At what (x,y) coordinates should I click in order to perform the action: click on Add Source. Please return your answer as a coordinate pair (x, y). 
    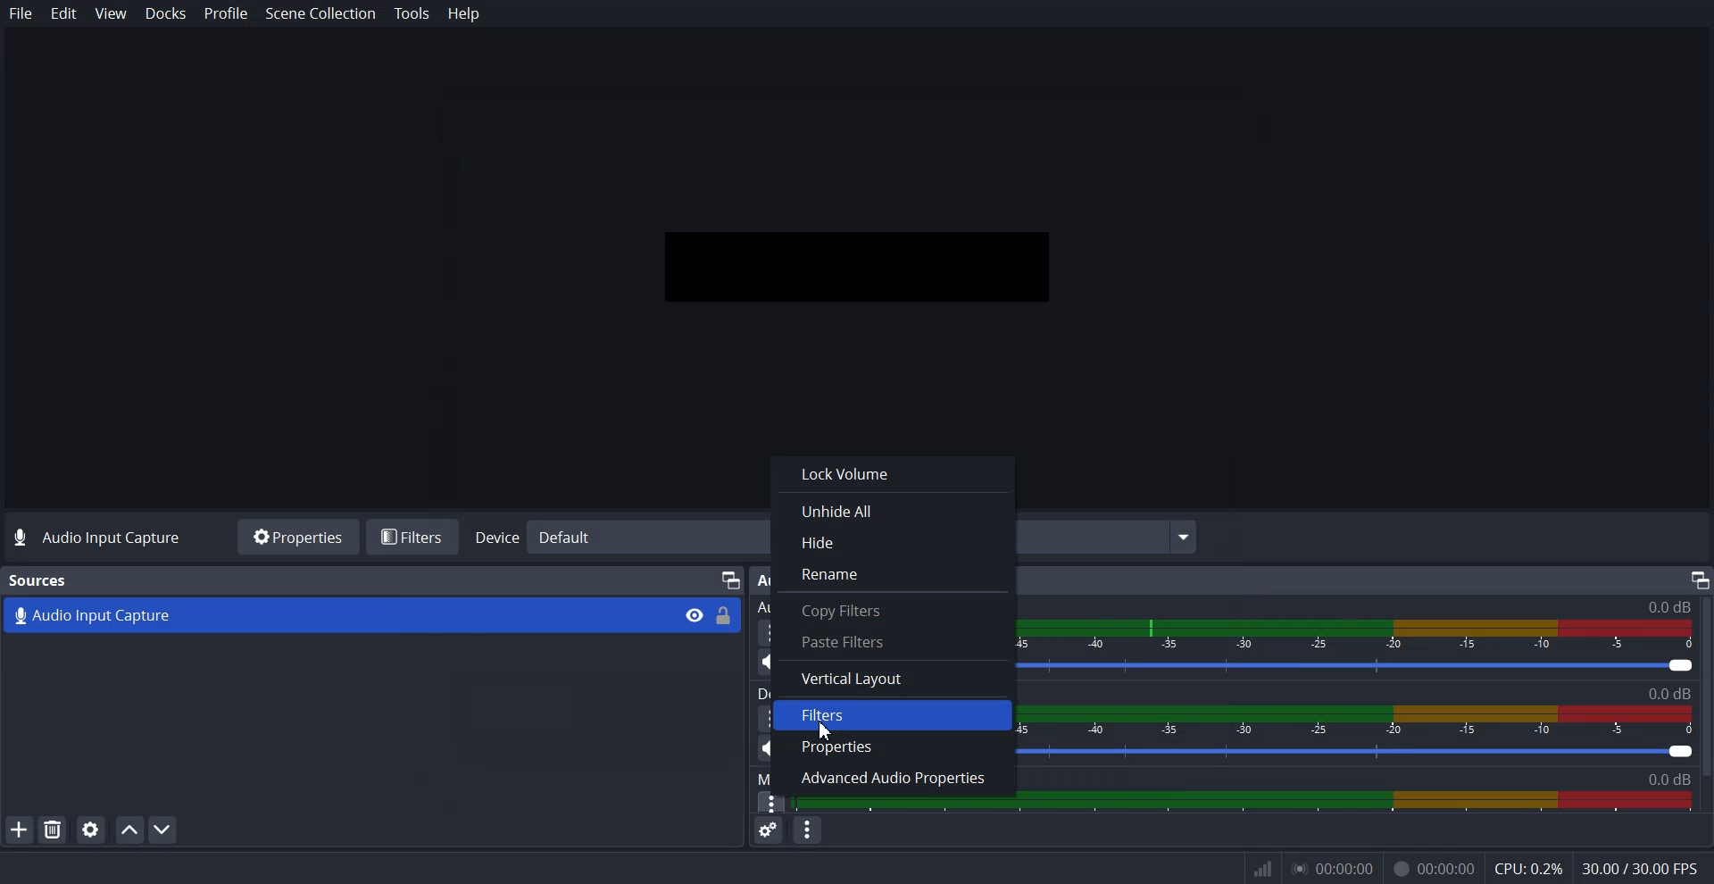
    Looking at the image, I should click on (19, 829).